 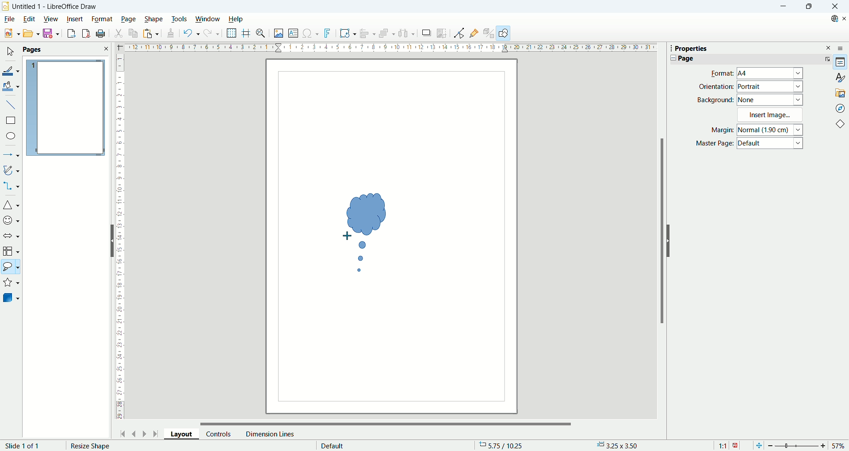 I want to click on rectangle, so click(x=10, y=121).